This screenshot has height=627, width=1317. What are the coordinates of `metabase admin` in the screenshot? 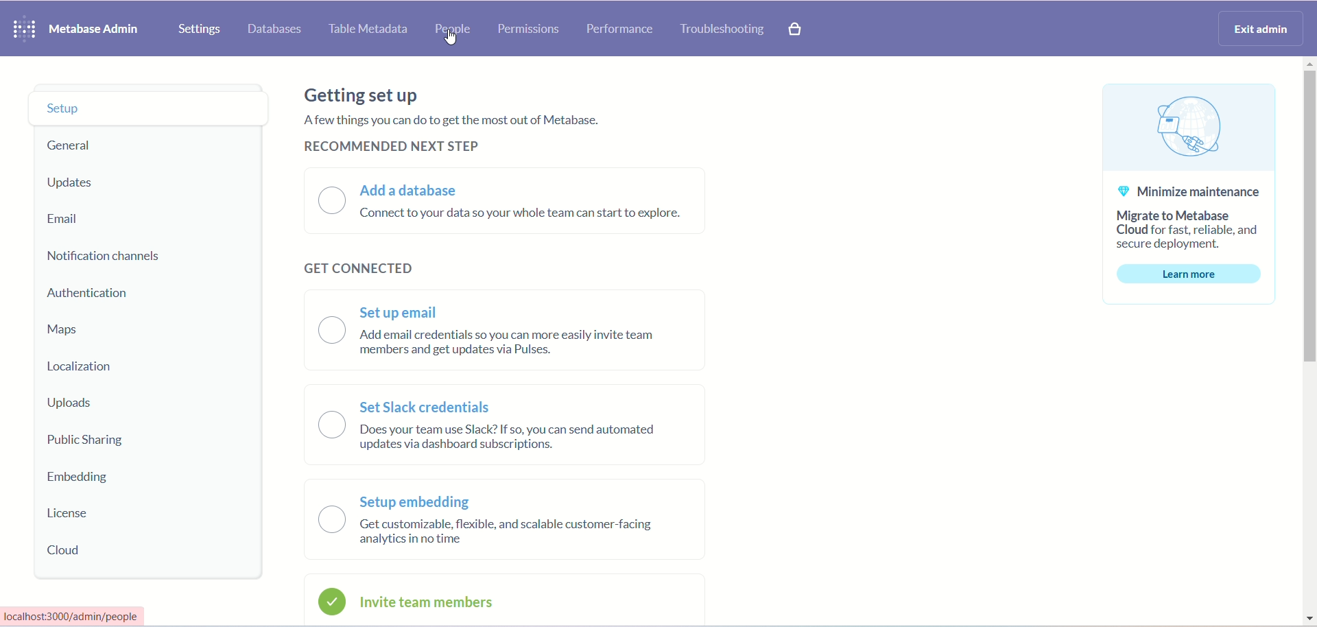 It's located at (99, 32).